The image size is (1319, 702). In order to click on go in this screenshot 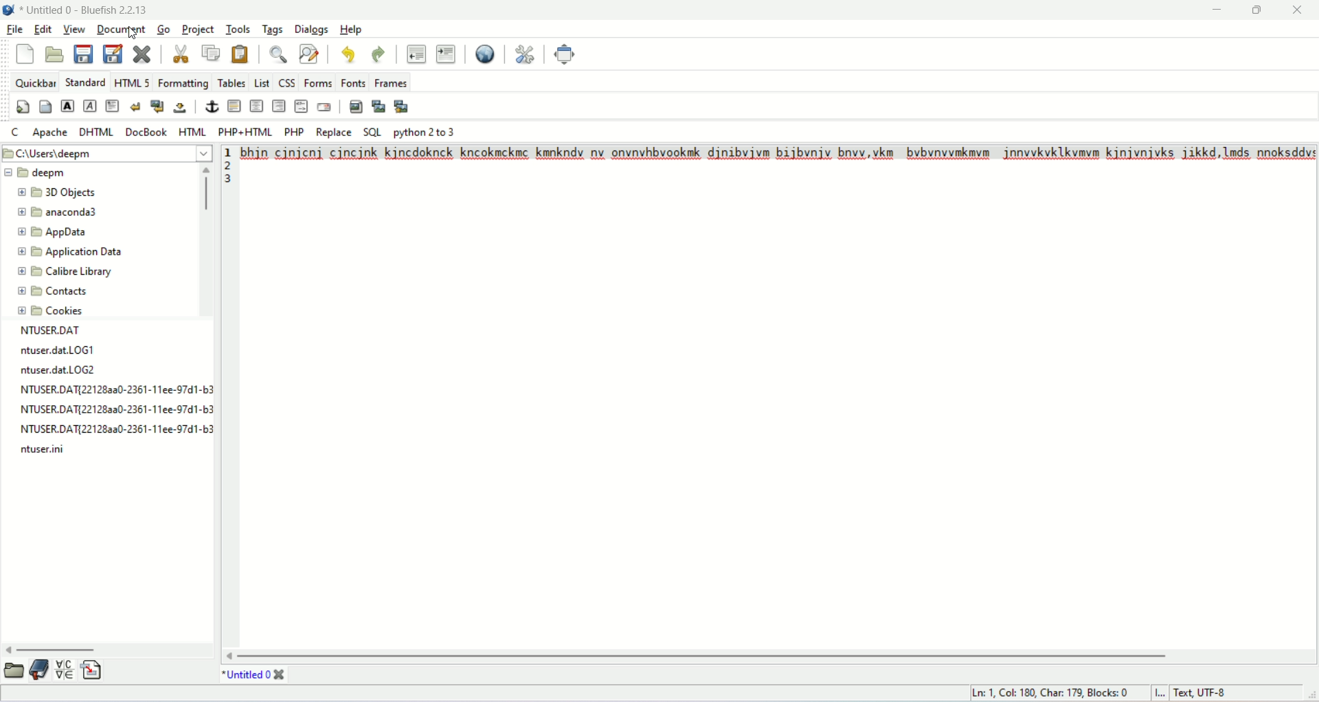, I will do `click(166, 30)`.